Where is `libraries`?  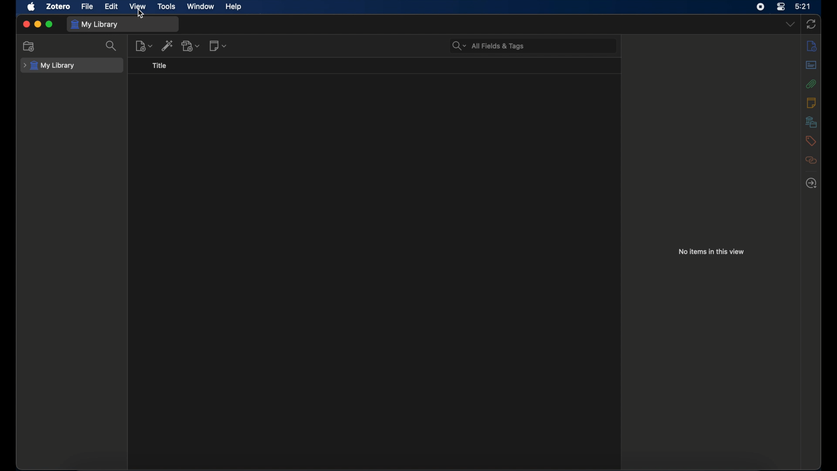
libraries is located at coordinates (811, 122).